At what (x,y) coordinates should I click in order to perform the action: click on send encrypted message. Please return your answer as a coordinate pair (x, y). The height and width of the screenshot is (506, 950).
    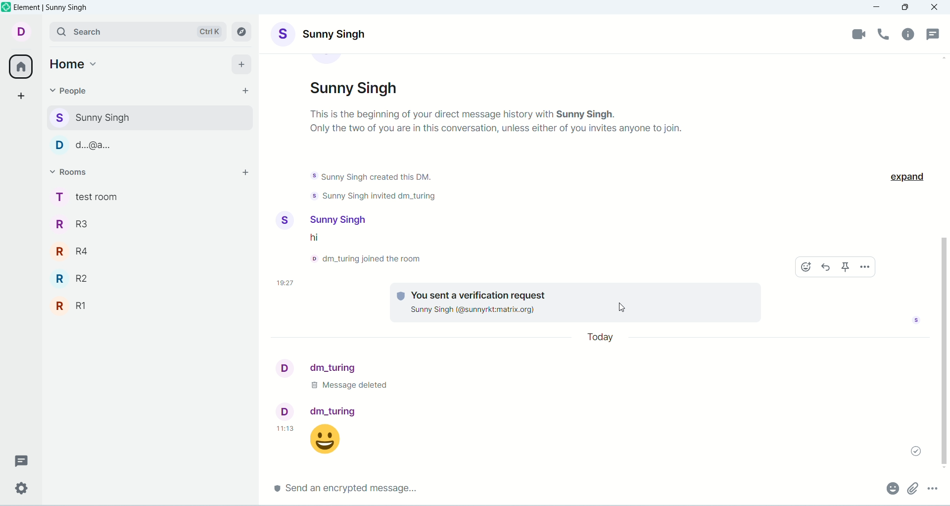
    Looking at the image, I should click on (569, 491).